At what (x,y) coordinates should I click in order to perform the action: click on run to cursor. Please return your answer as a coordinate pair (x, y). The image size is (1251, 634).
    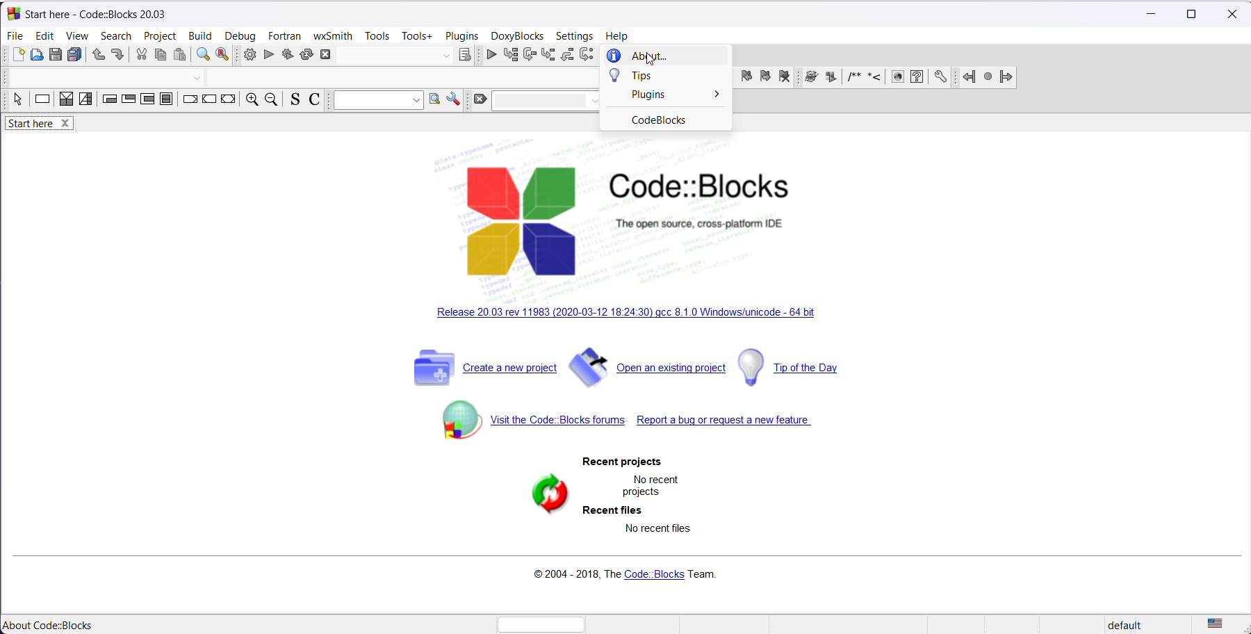
    Looking at the image, I should click on (510, 56).